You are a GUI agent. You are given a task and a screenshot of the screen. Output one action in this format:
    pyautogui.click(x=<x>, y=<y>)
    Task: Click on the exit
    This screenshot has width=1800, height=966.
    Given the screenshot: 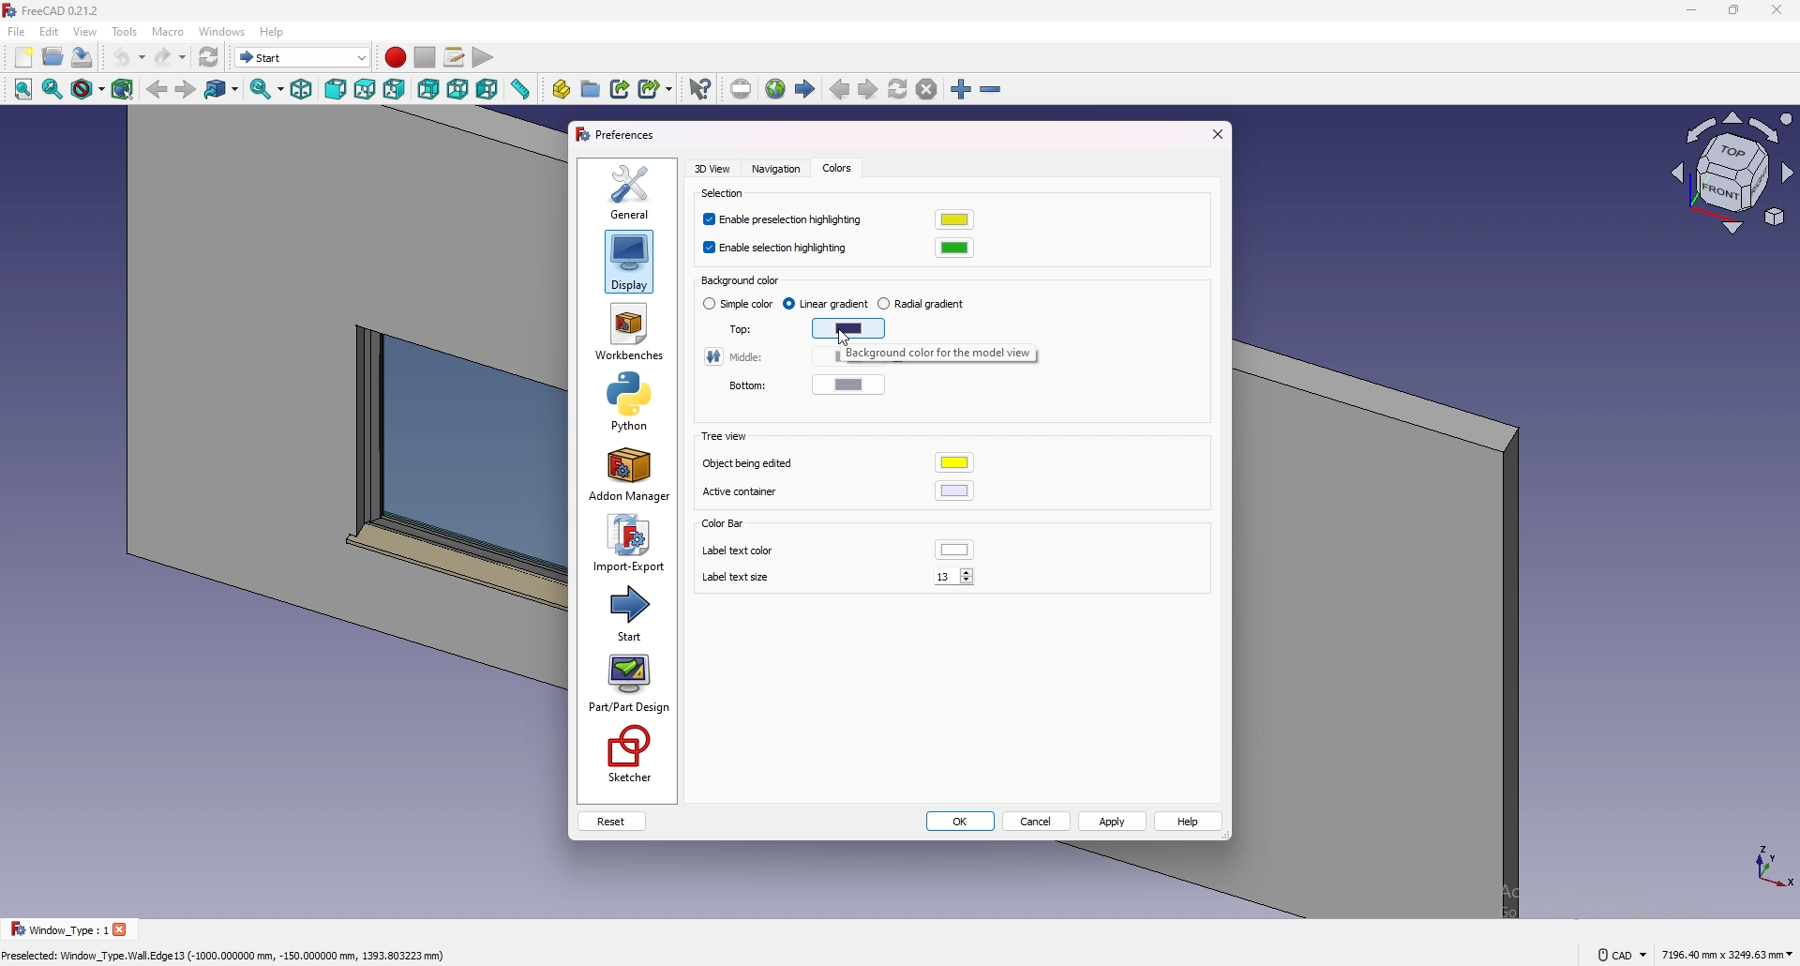 What is the action you would take?
    pyautogui.click(x=1215, y=134)
    